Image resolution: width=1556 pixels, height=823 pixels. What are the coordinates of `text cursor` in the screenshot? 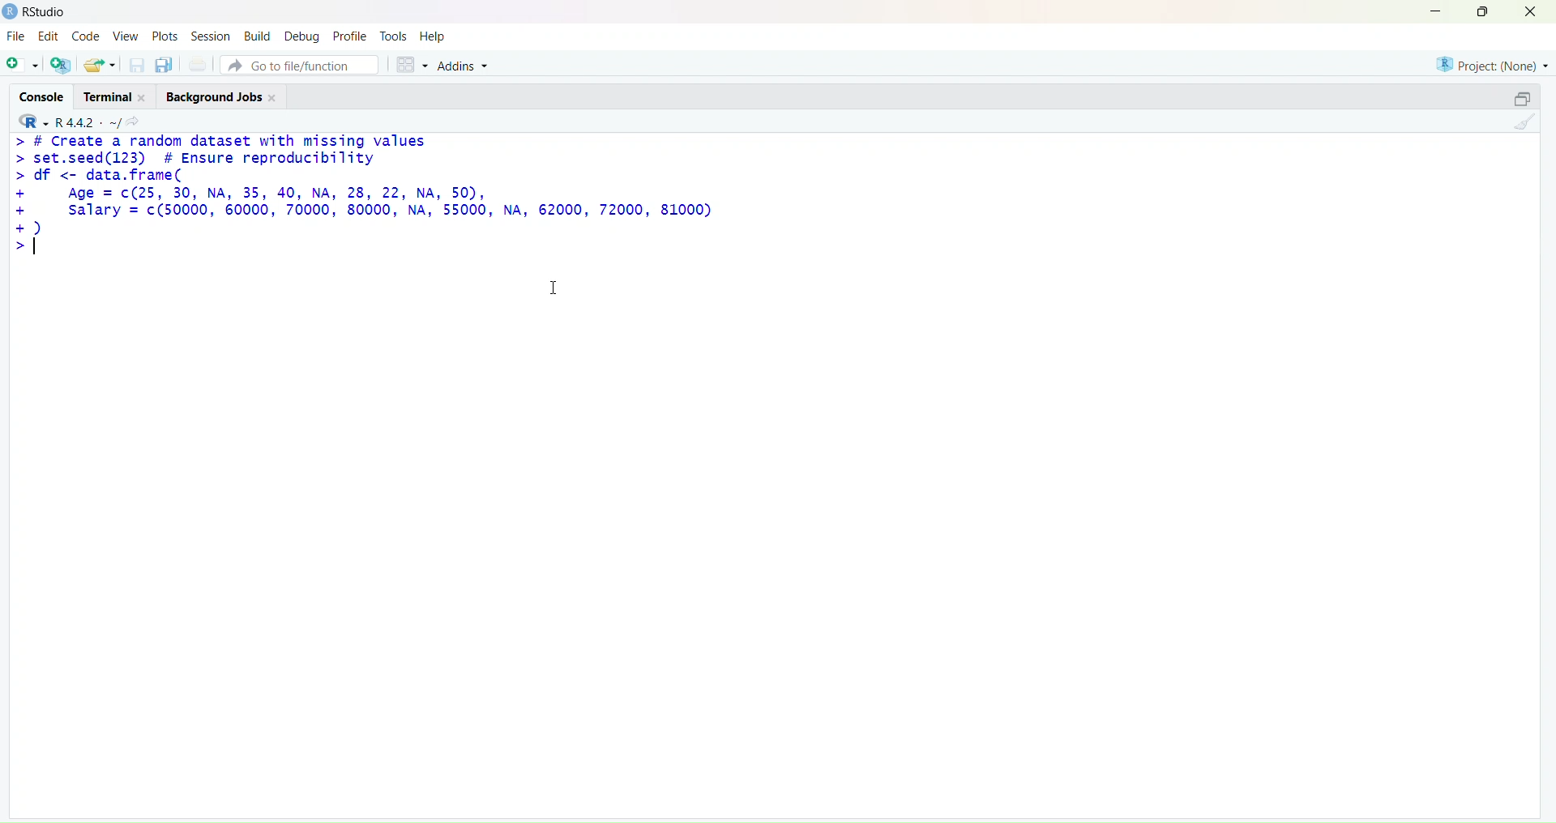 It's located at (32, 248).